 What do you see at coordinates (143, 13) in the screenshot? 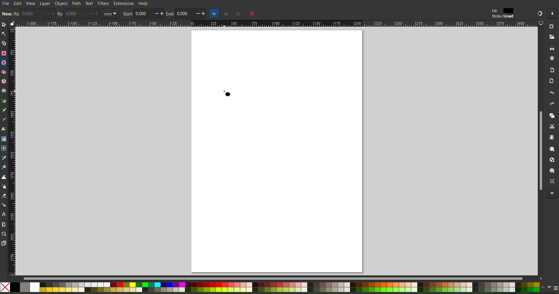
I see `0` at bounding box center [143, 13].